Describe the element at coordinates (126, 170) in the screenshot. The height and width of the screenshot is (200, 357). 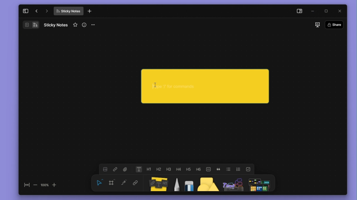
I see `attachment` at that location.